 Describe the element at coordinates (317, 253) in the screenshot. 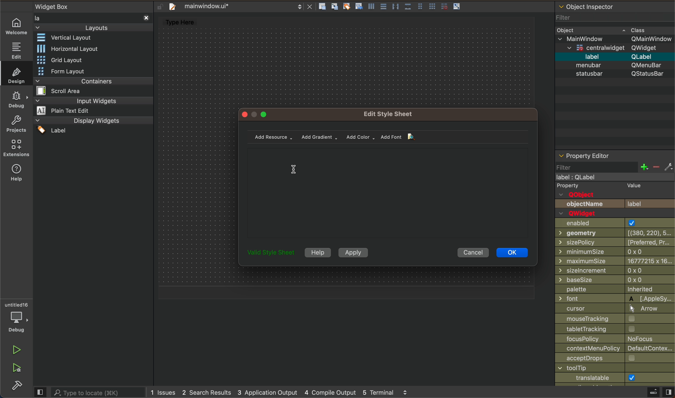

I see `help` at that location.